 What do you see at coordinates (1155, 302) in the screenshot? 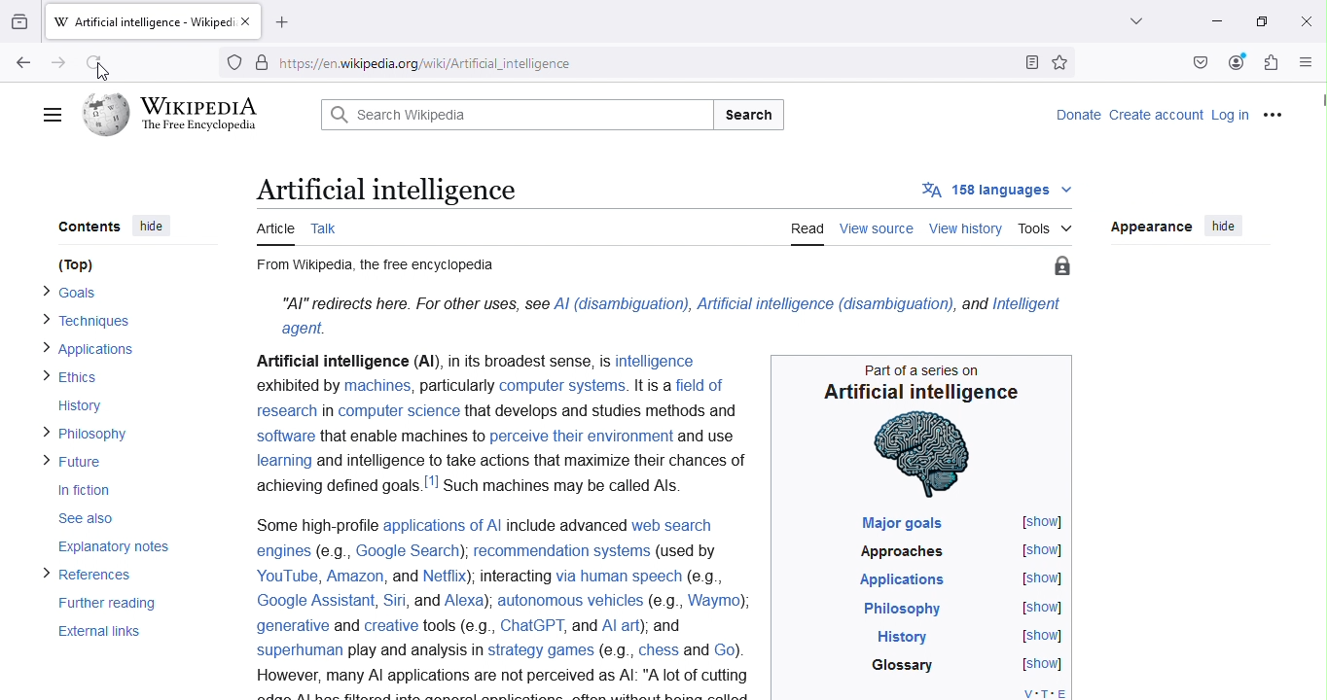
I see `Small` at bounding box center [1155, 302].